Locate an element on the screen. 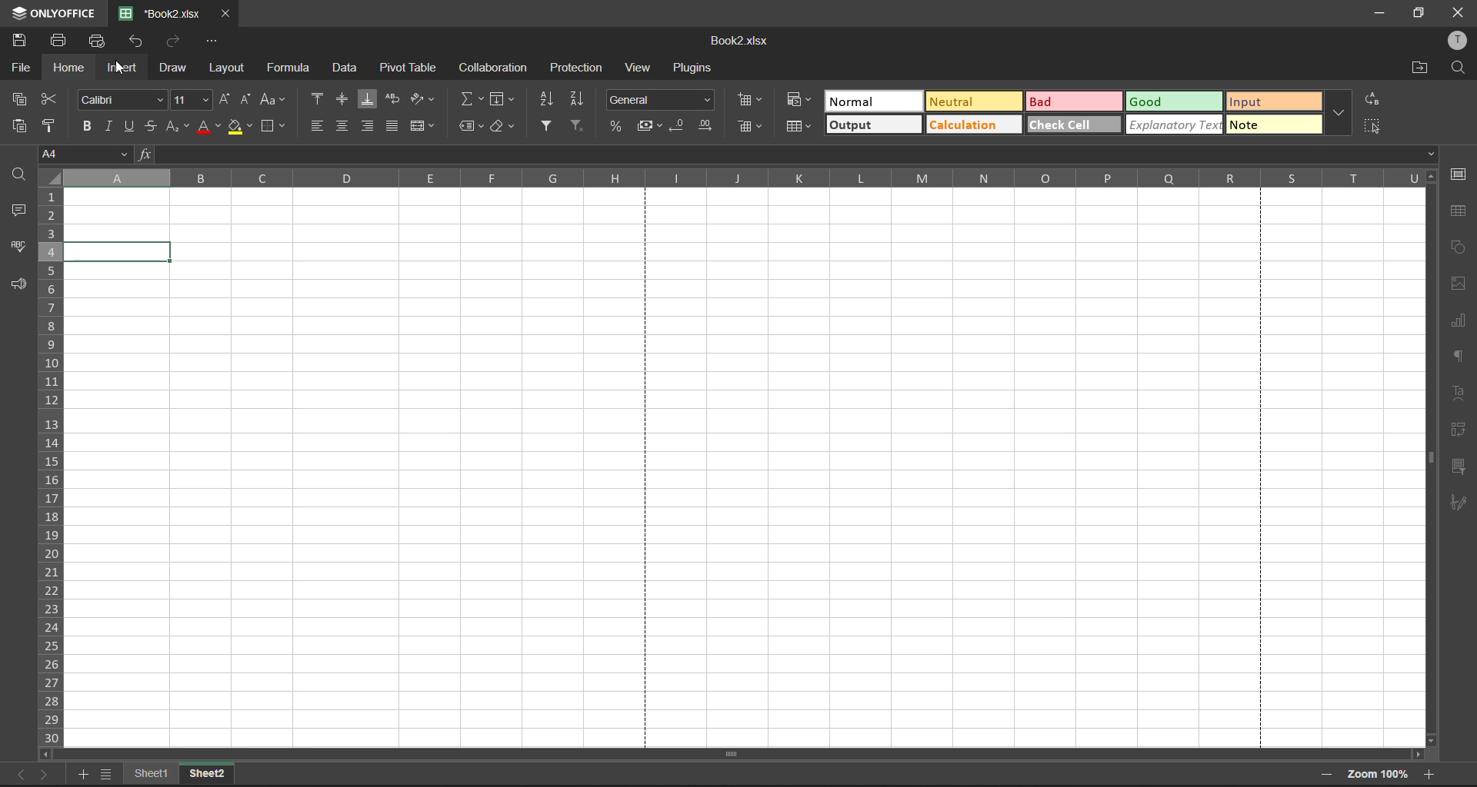 The width and height of the screenshot is (1477, 787). merge and center is located at coordinates (422, 128).